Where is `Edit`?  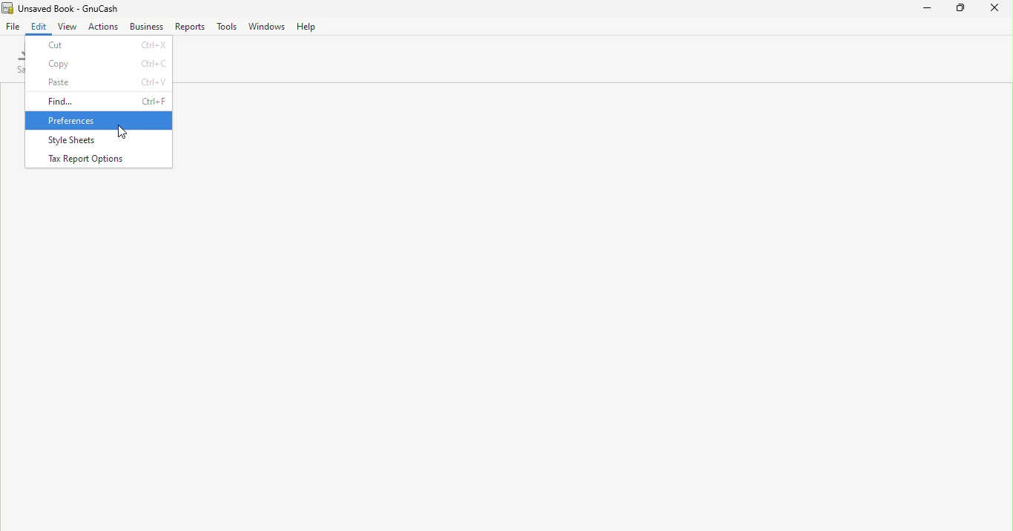
Edit is located at coordinates (40, 26).